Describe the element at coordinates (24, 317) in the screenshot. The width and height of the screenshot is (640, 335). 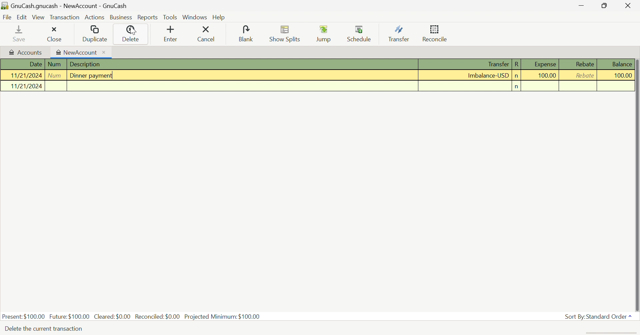
I see `Present: $100.00` at that location.